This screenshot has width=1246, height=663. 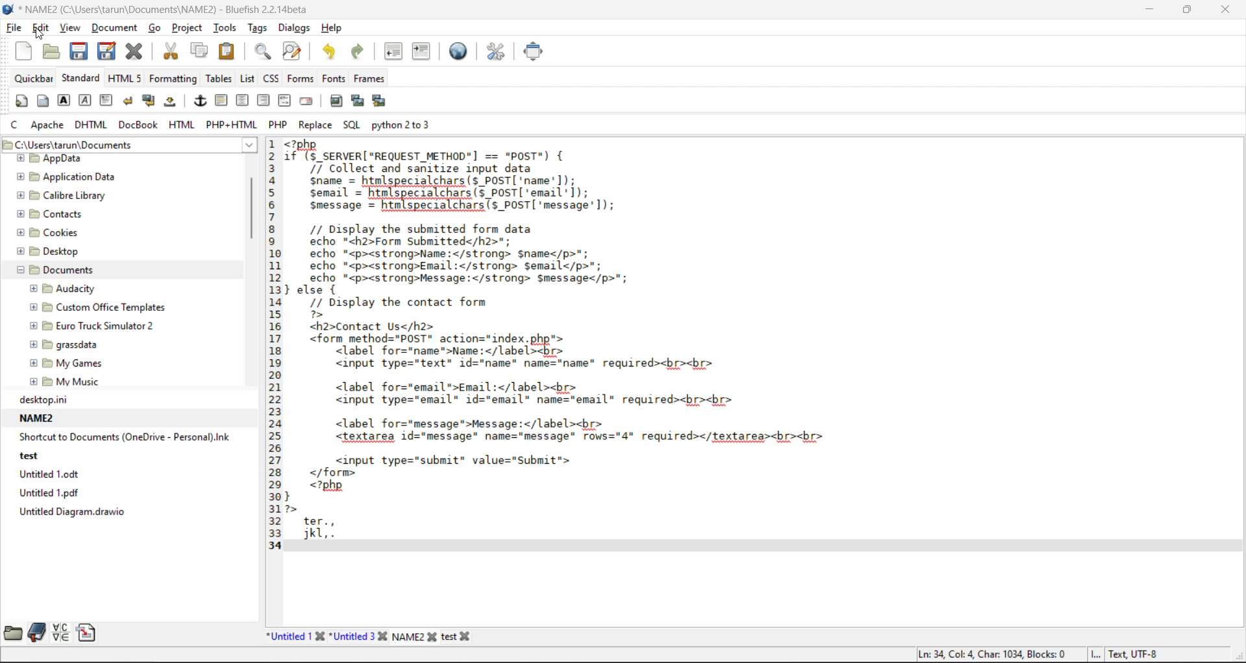 What do you see at coordinates (46, 492) in the screenshot?
I see `Untitled 1.pdf` at bounding box center [46, 492].